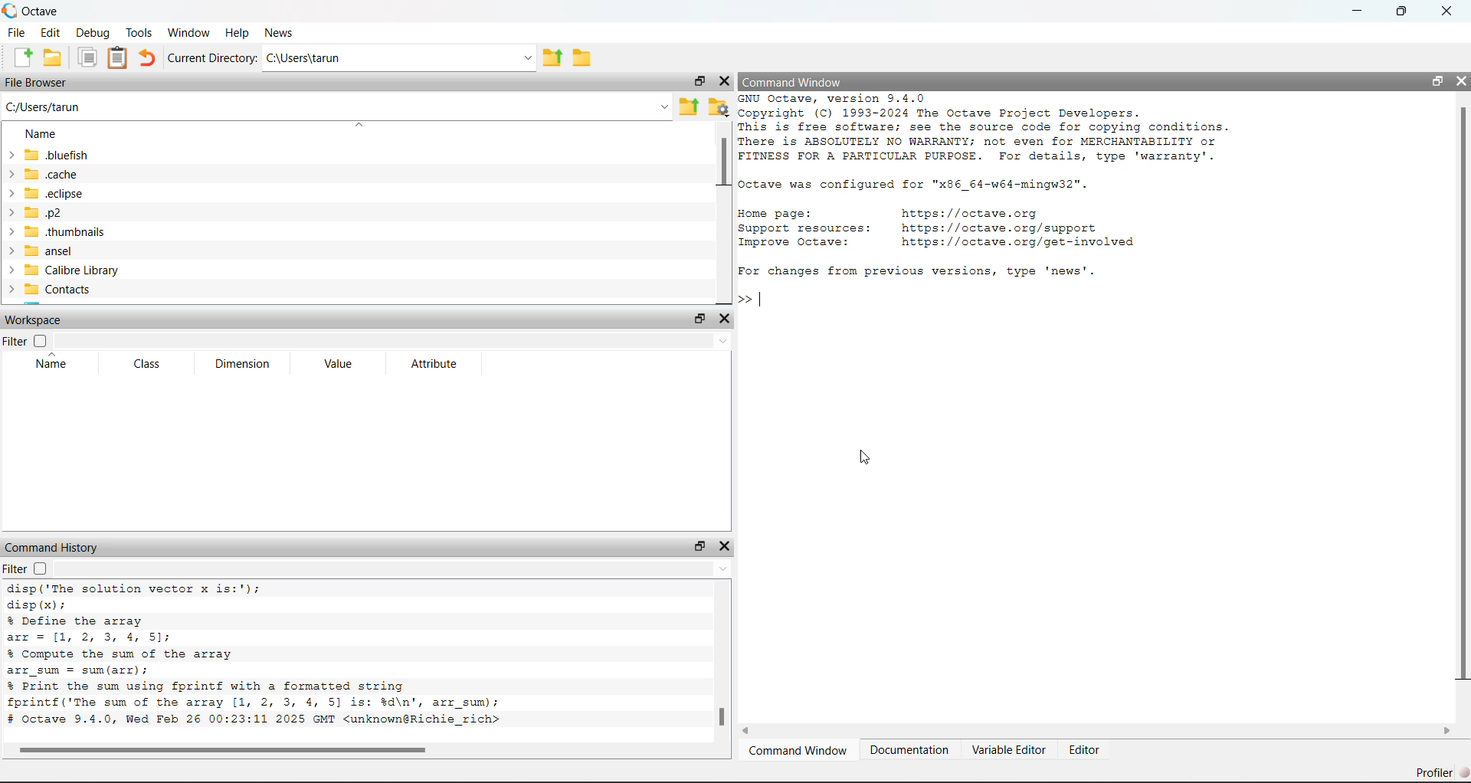  I want to click on Command Window, so click(798, 752).